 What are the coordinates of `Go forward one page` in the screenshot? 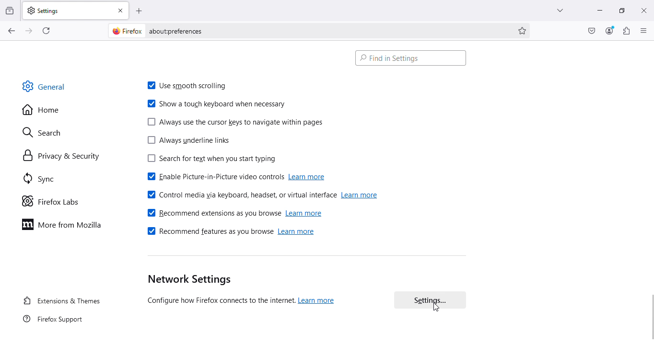 It's located at (28, 30).